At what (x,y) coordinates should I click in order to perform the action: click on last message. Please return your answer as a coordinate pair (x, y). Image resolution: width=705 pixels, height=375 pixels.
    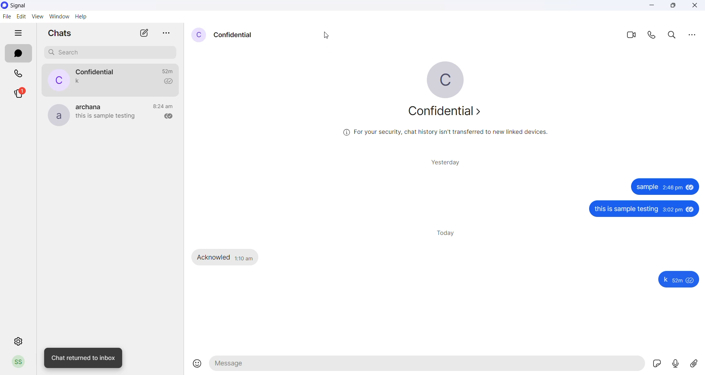
    Looking at the image, I should click on (81, 81).